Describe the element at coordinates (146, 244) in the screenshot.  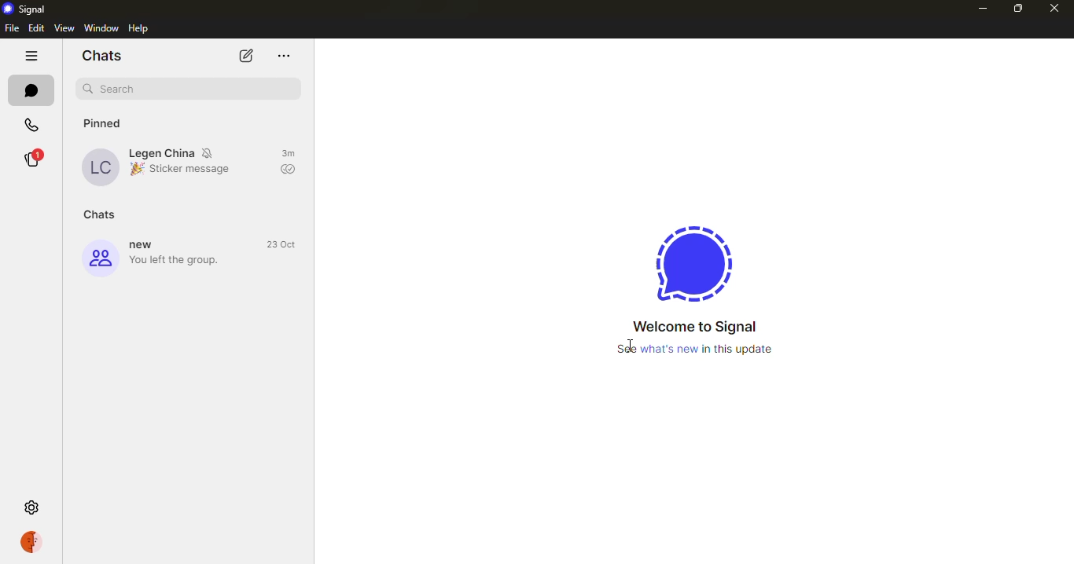
I see `new` at that location.